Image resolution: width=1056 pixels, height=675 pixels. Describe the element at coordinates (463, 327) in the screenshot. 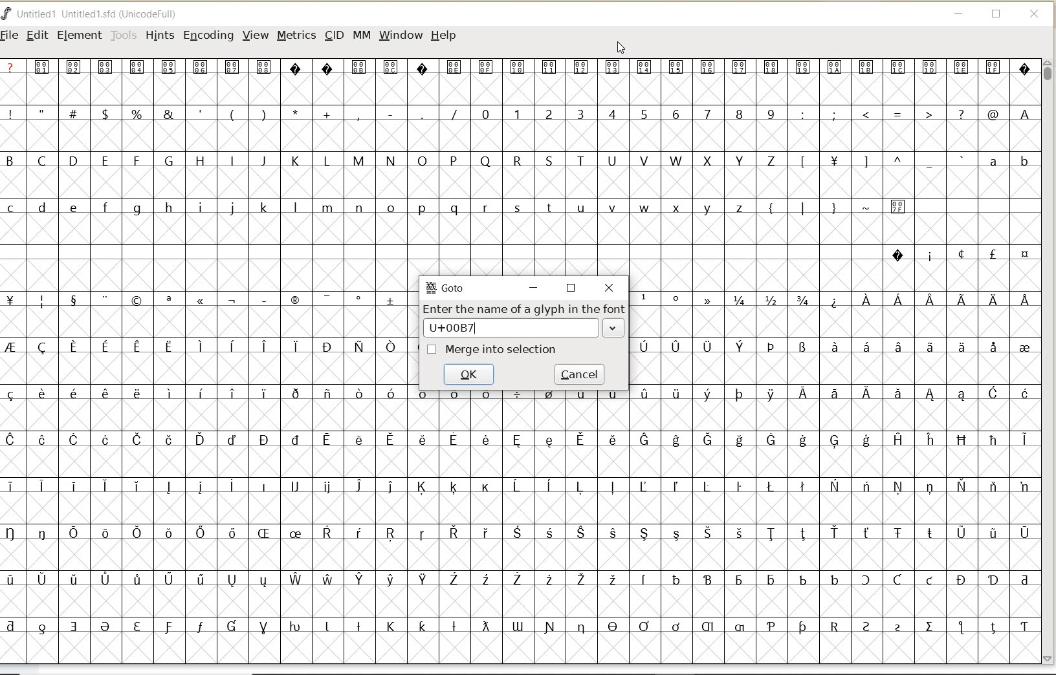

I see `Unicode value` at that location.